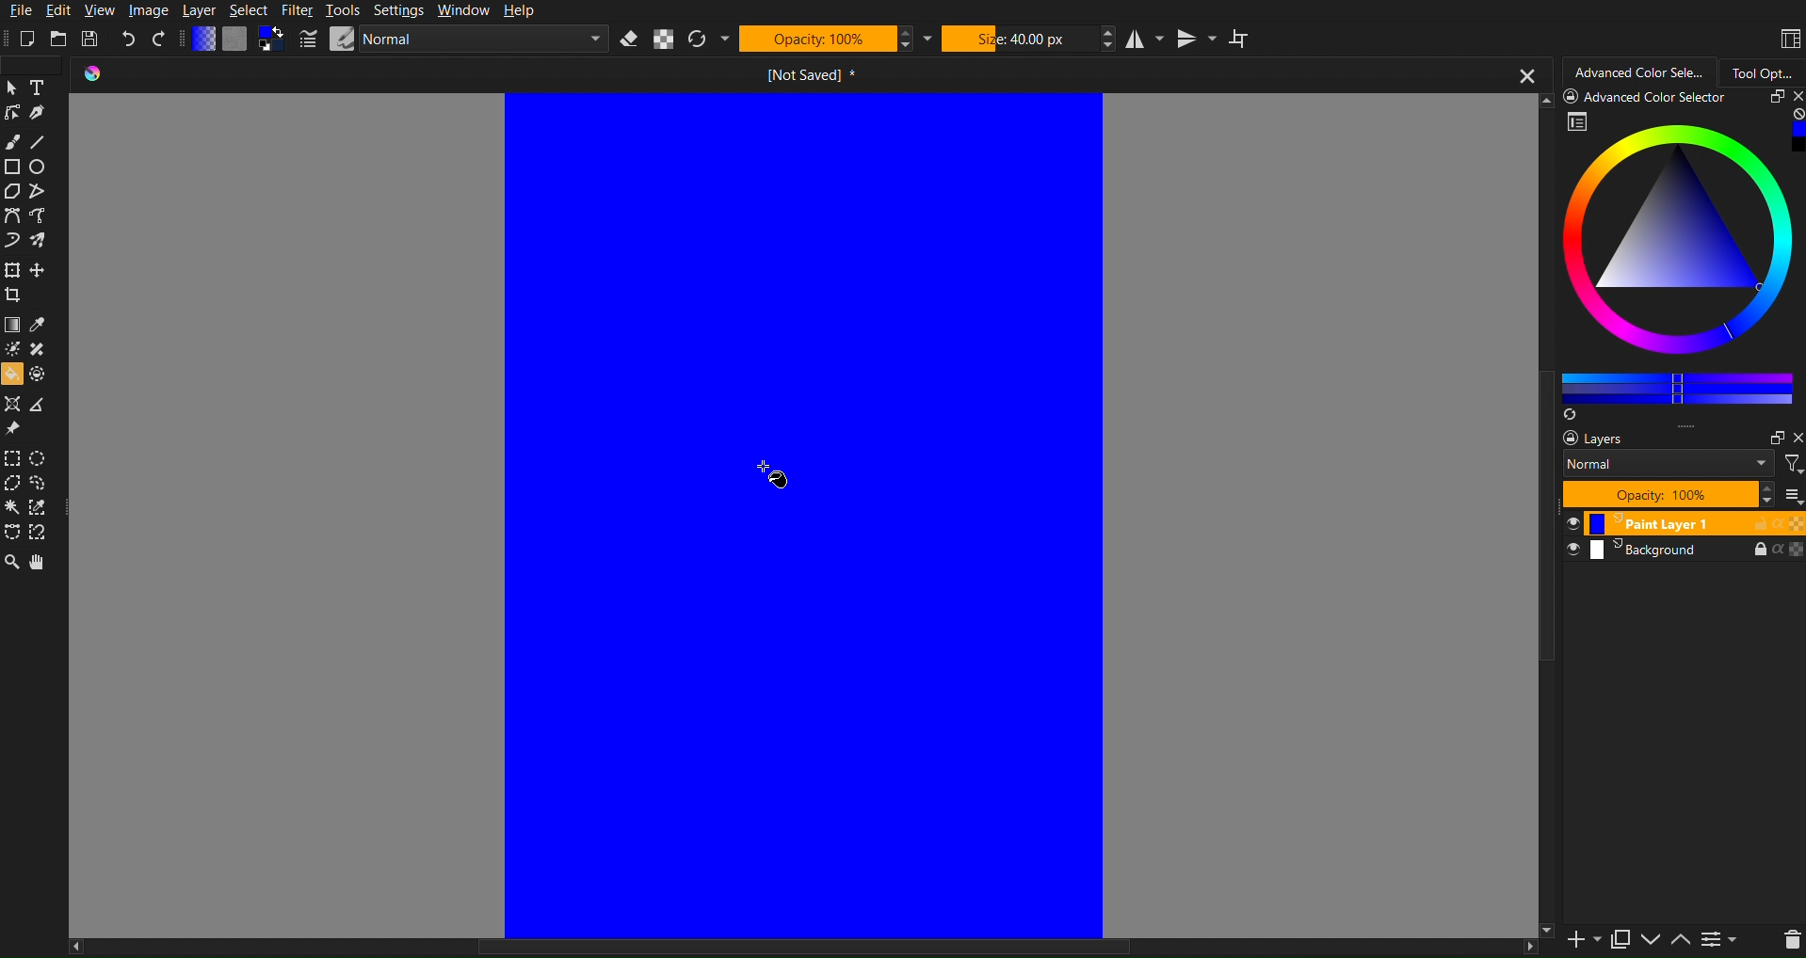 The image size is (1806, 958). I want to click on properties, so click(1578, 121).